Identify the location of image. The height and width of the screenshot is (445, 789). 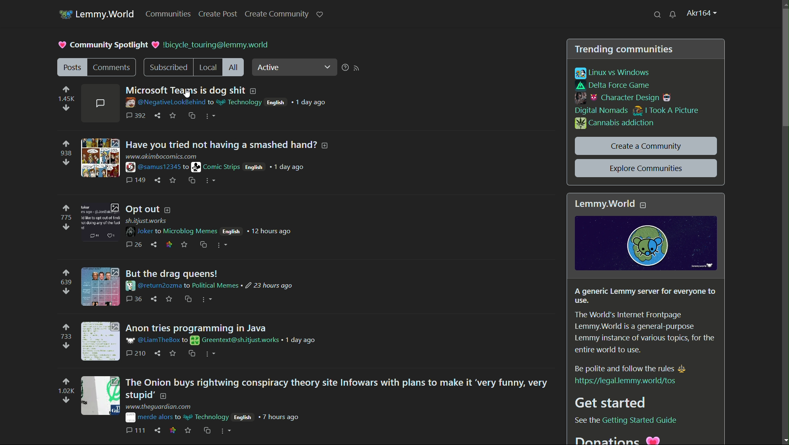
(101, 396).